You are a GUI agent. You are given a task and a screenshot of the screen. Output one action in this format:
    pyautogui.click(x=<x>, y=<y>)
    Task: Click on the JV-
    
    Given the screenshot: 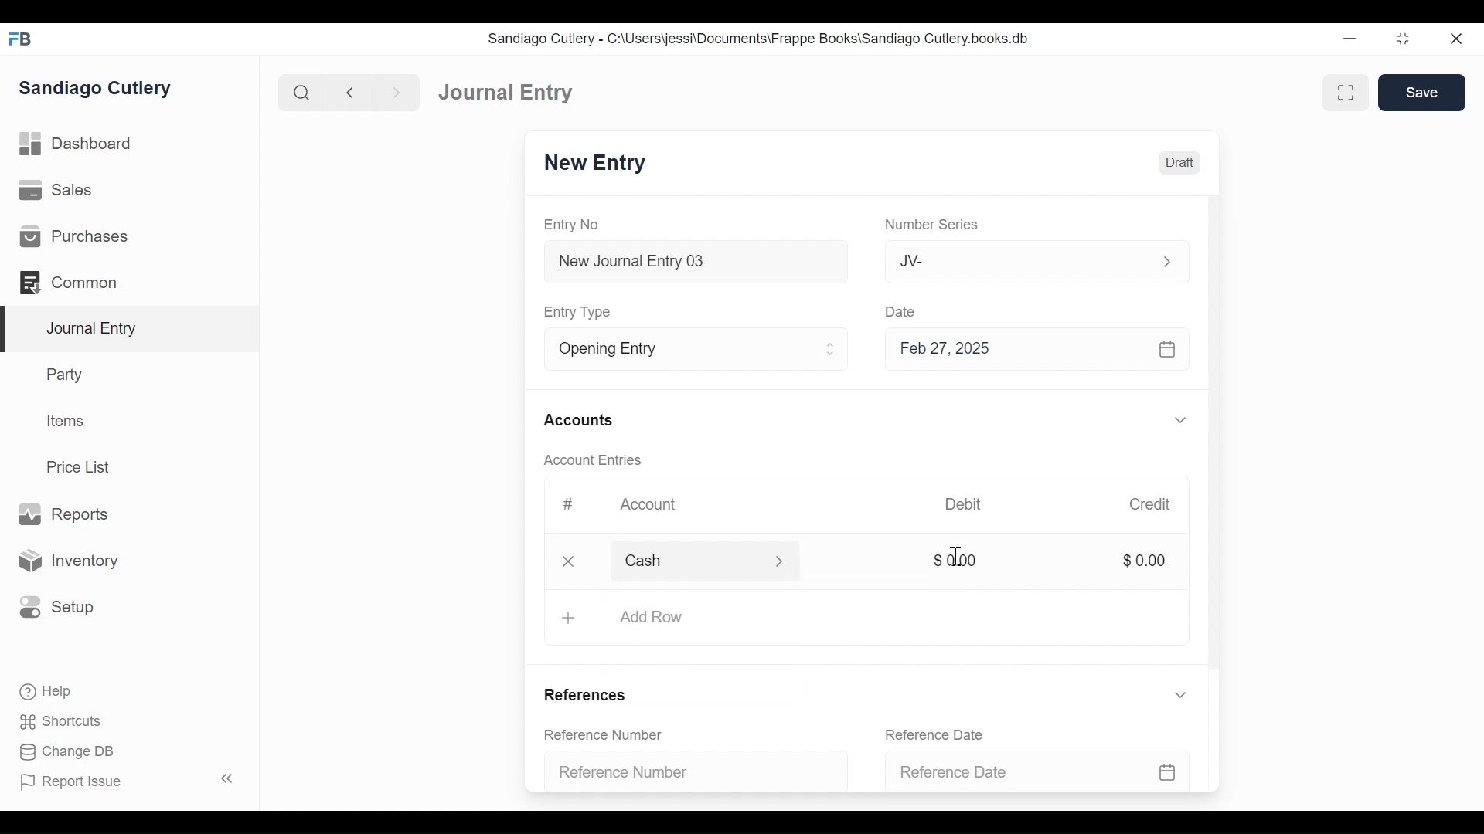 What is the action you would take?
    pyautogui.click(x=1009, y=260)
    